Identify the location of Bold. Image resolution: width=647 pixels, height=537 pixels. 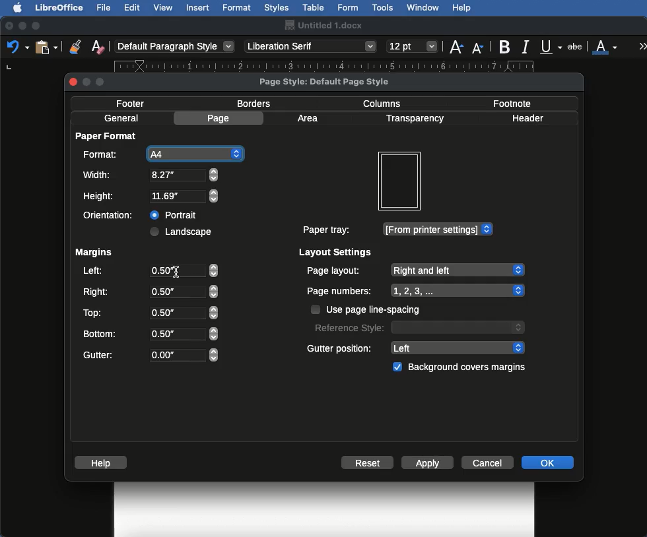
(506, 46).